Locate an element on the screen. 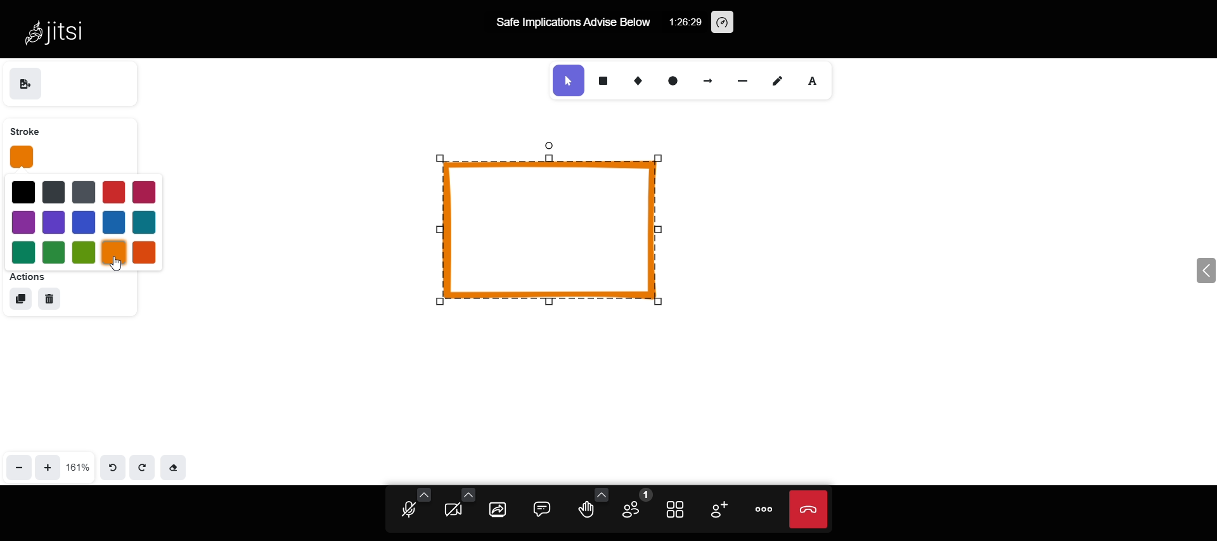 This screenshot has width=1217, height=541. purple is located at coordinates (23, 223).